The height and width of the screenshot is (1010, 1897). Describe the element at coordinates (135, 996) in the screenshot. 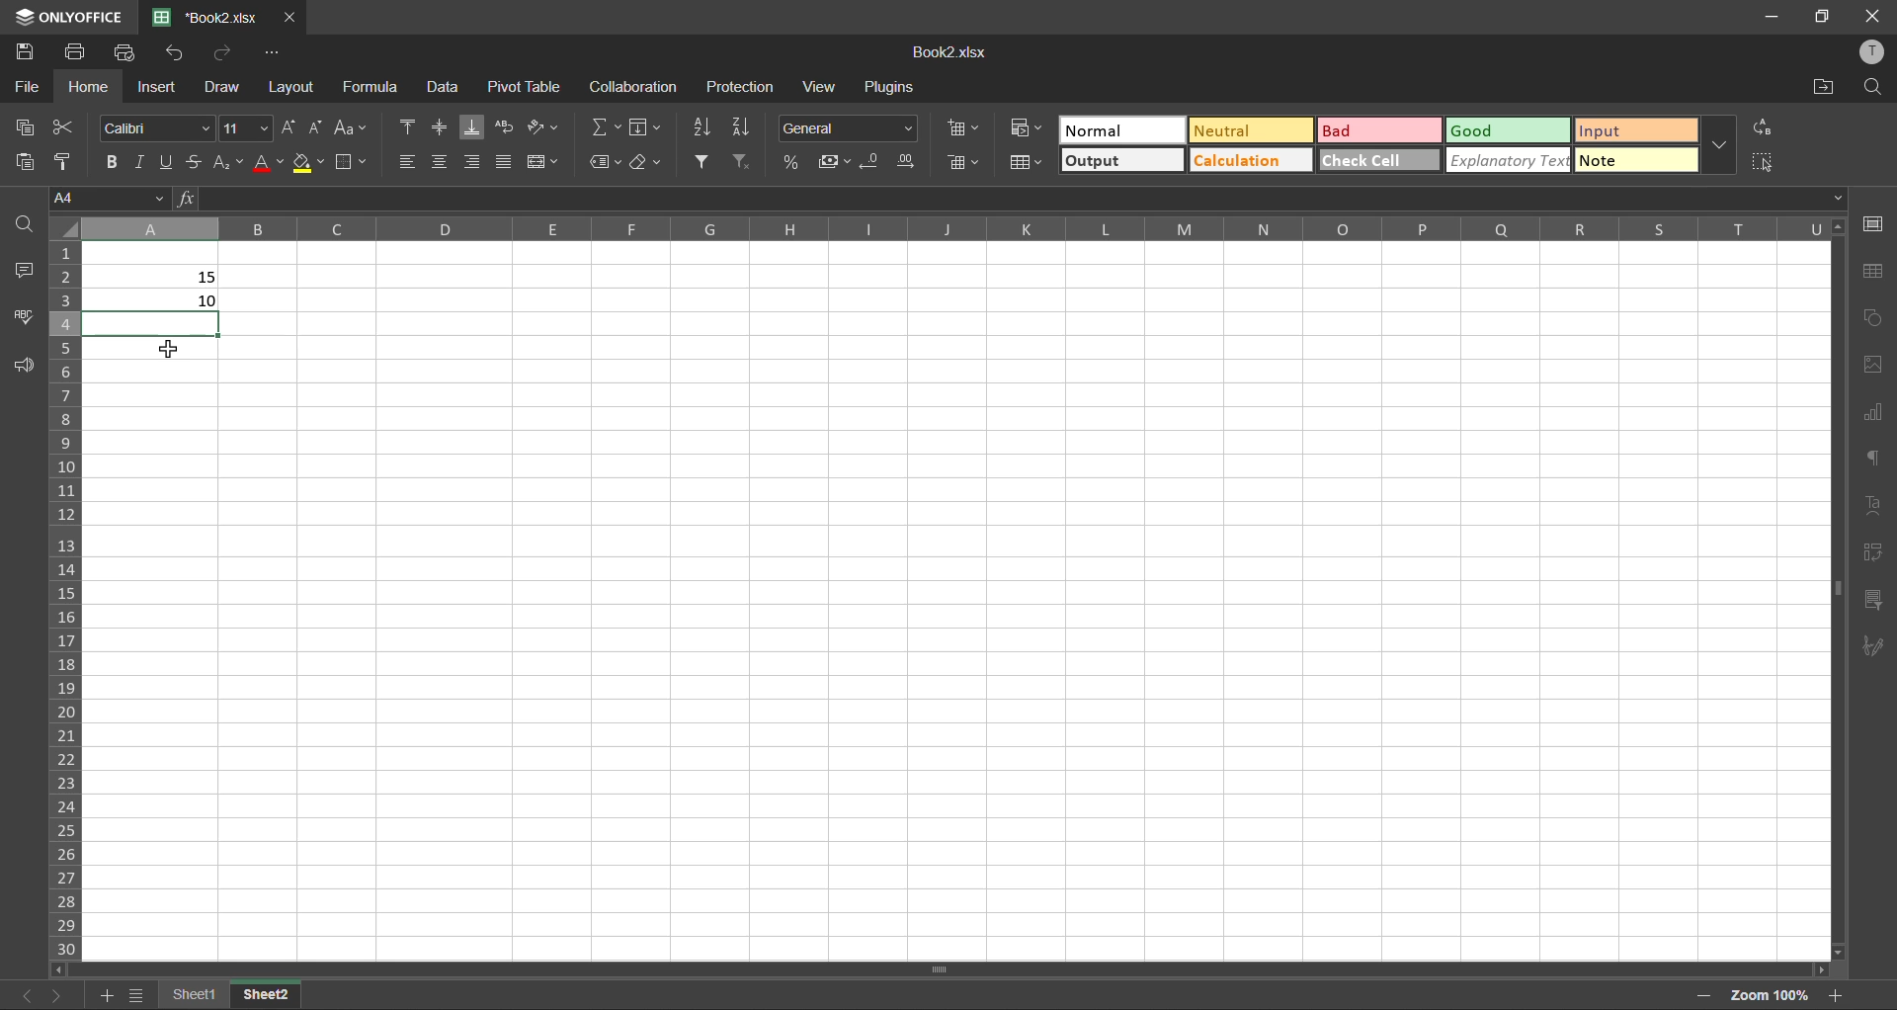

I see `sheet list` at that location.